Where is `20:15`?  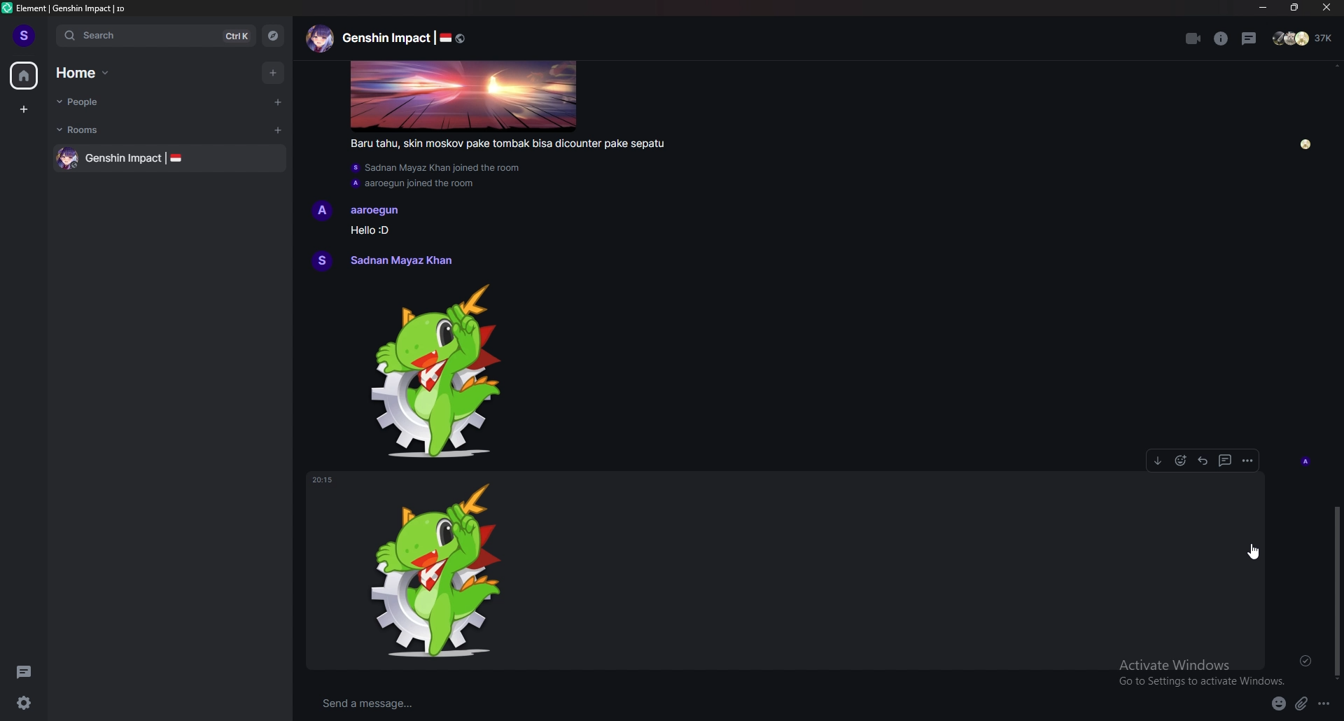
20:15 is located at coordinates (322, 480).